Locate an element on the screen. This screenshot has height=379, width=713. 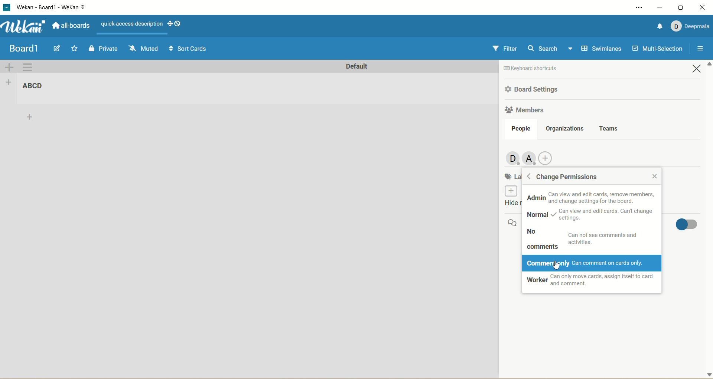
admin is located at coordinates (535, 200).